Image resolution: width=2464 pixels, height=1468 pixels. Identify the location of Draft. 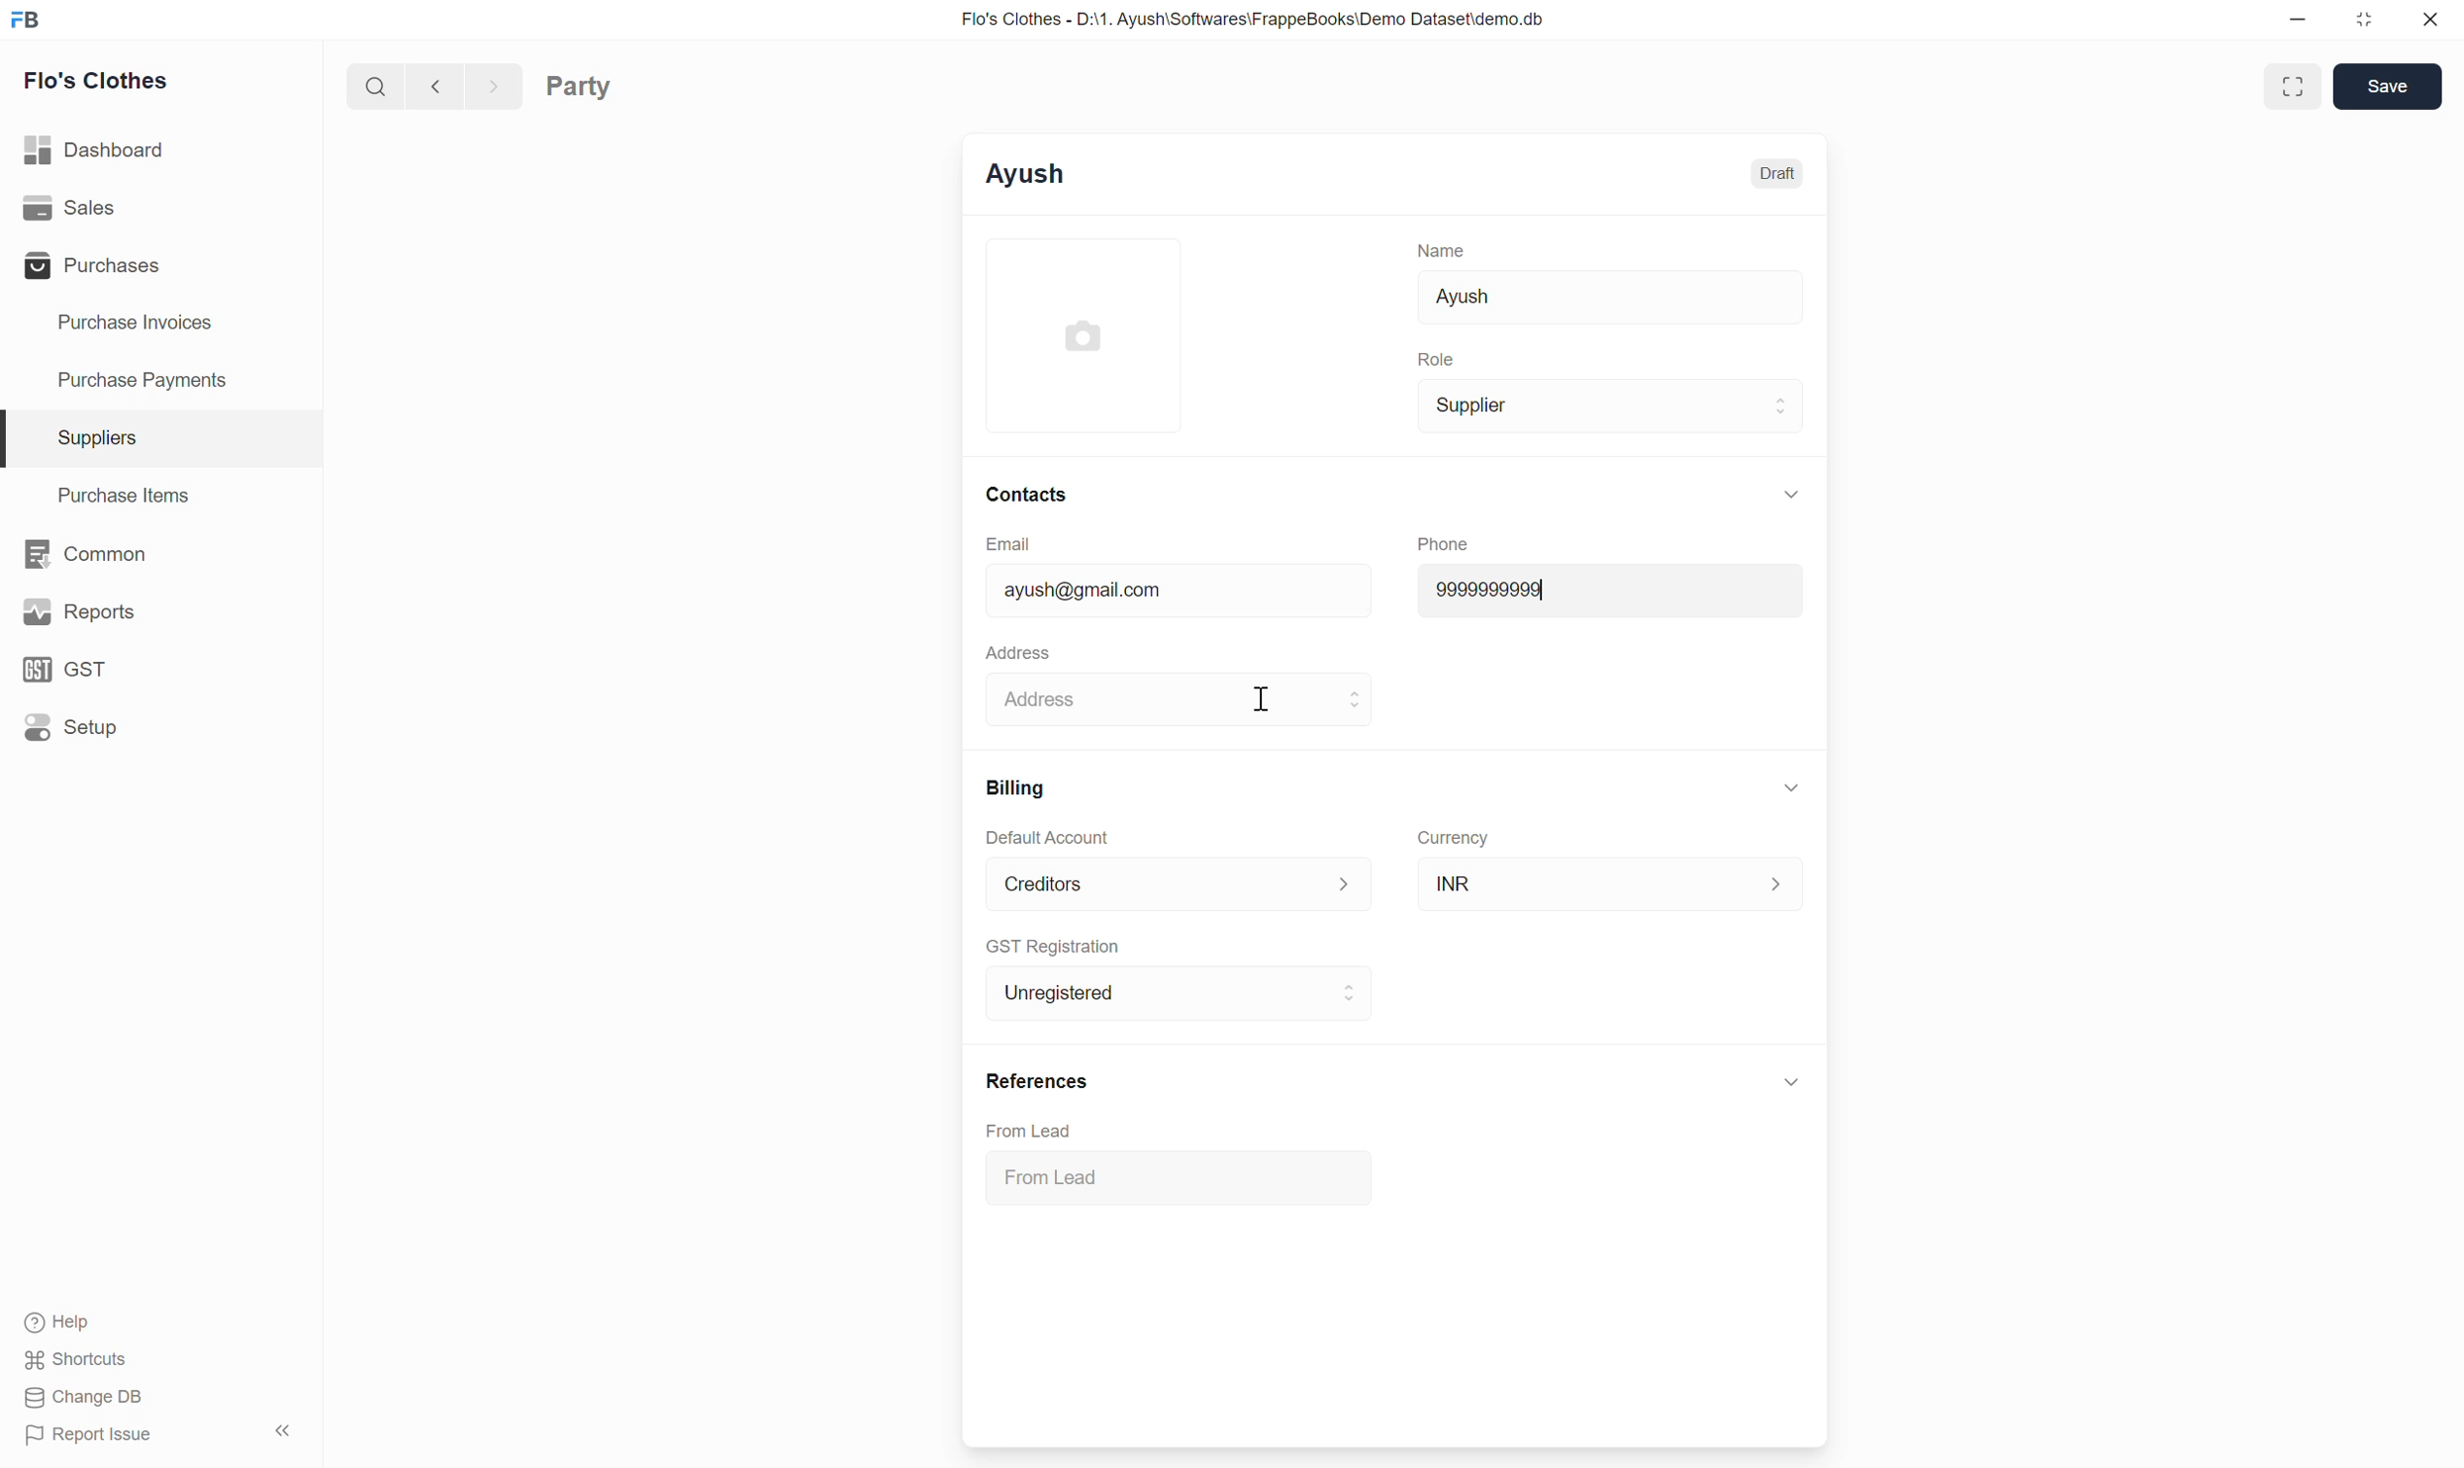
(1776, 174).